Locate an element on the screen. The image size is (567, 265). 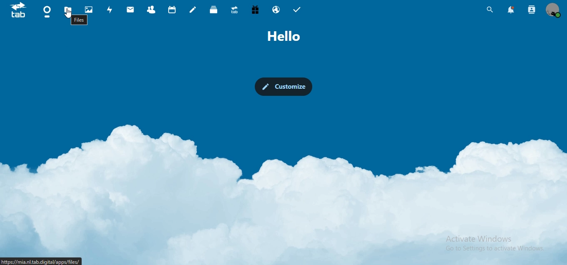
activity is located at coordinates (112, 10).